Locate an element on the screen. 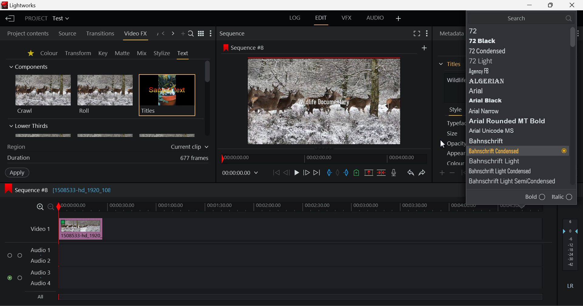 The width and height of the screenshot is (583, 306). Stylize is located at coordinates (162, 53).